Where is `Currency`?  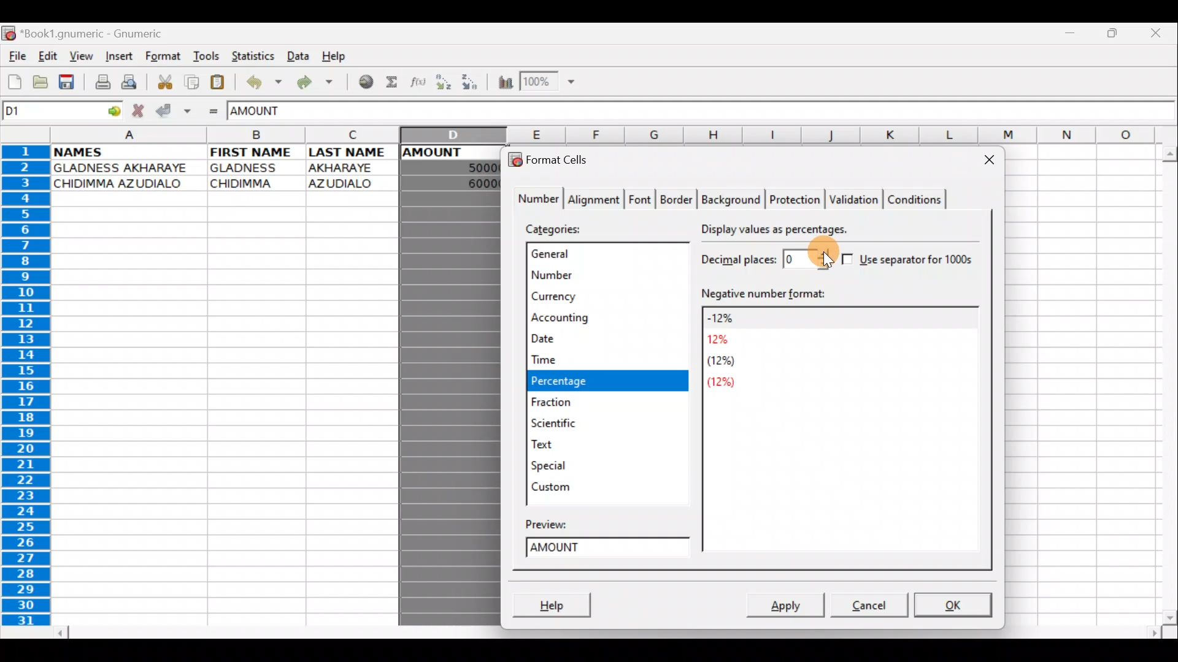
Currency is located at coordinates (590, 296).